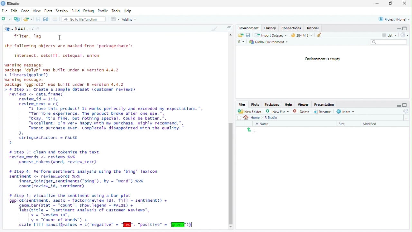 This screenshot has height=232, width=412. I want to click on More, so click(346, 112).